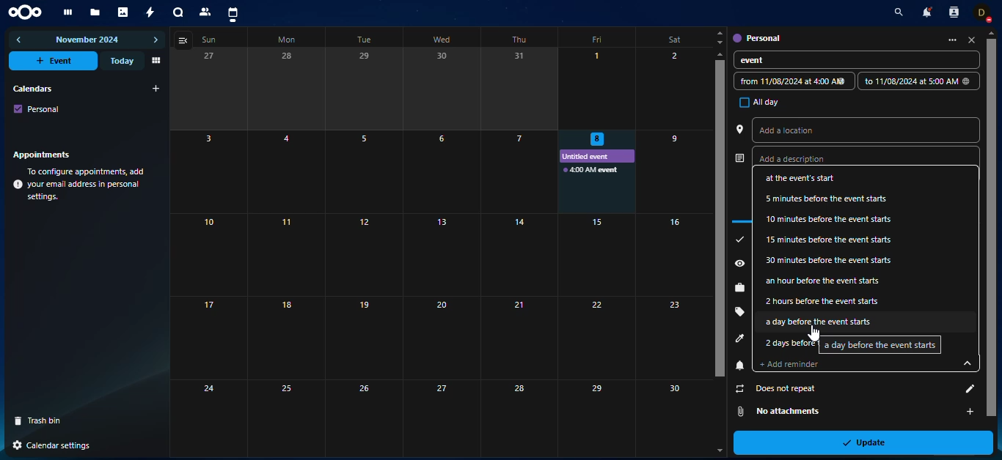 The width and height of the screenshot is (1002, 460). Describe the element at coordinates (827, 220) in the screenshot. I see `10 min` at that location.